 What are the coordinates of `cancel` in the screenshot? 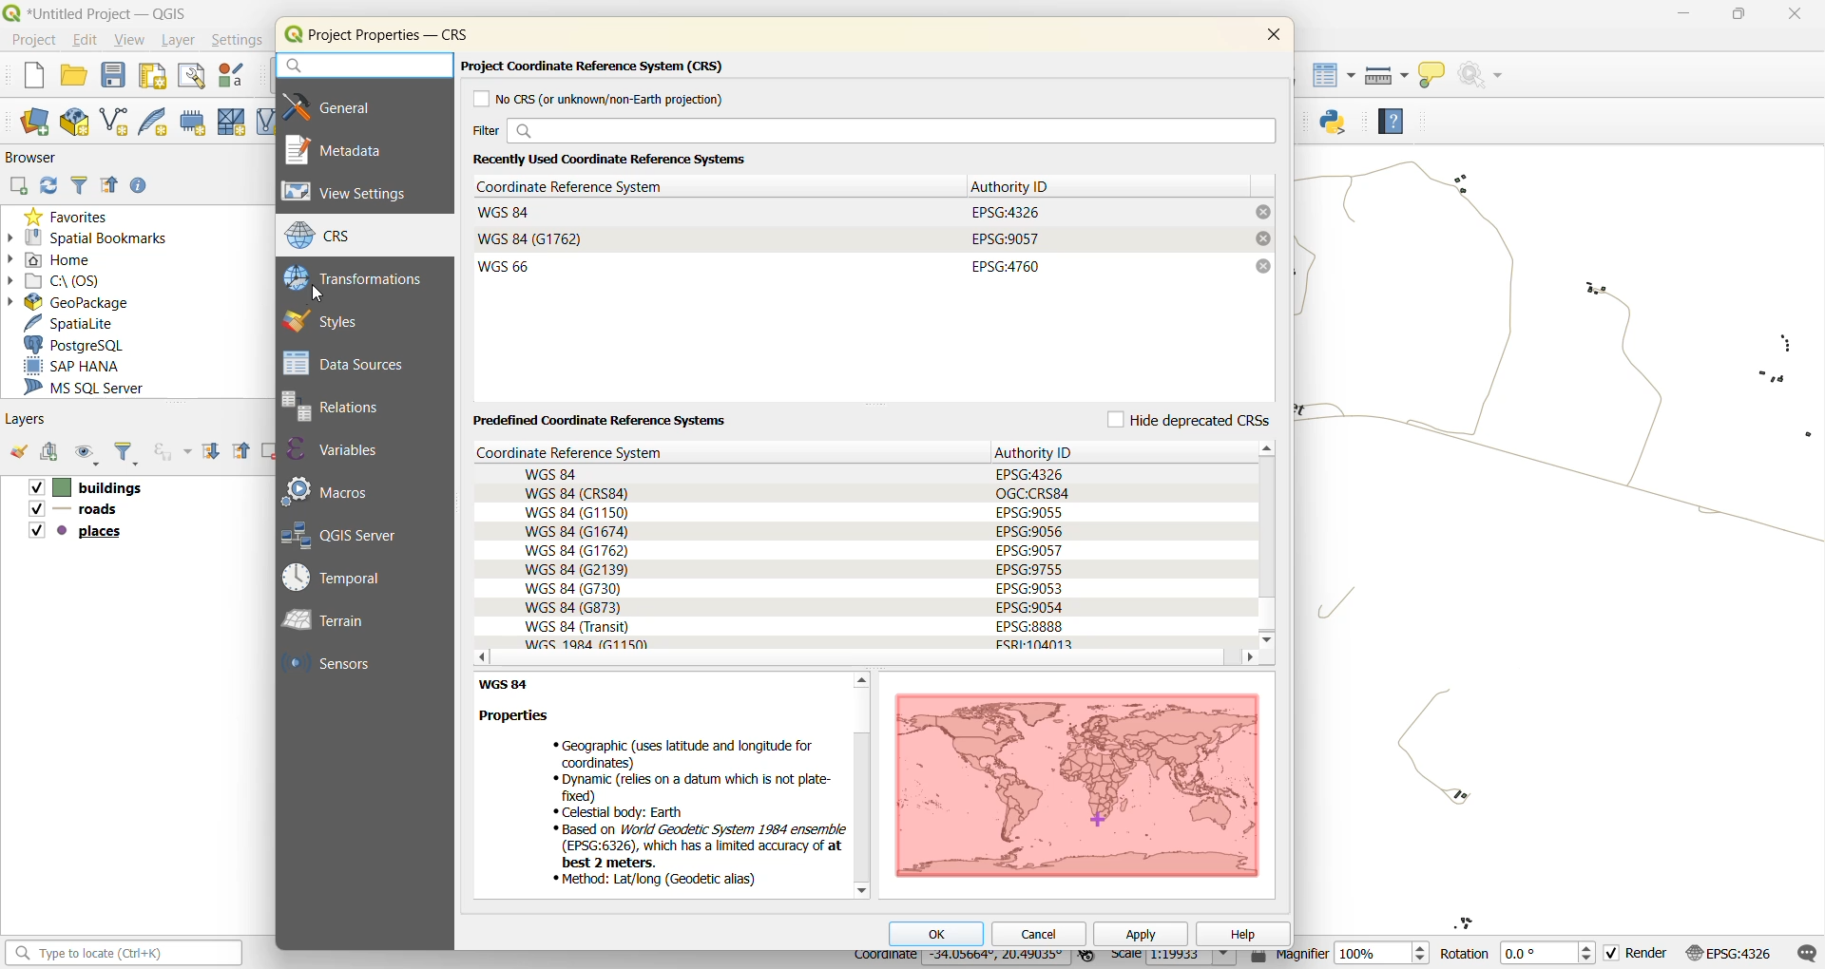 It's located at (1038, 935).